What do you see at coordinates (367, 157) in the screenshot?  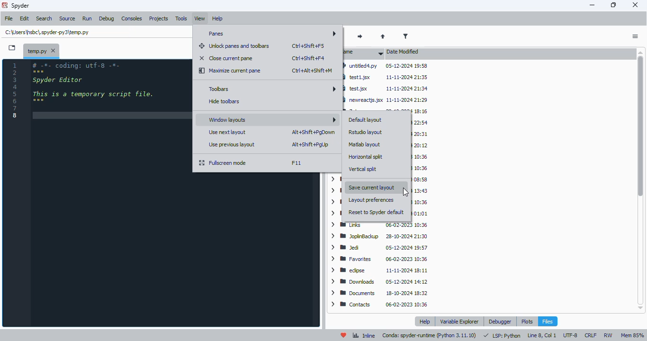 I see `horizontal split` at bounding box center [367, 157].